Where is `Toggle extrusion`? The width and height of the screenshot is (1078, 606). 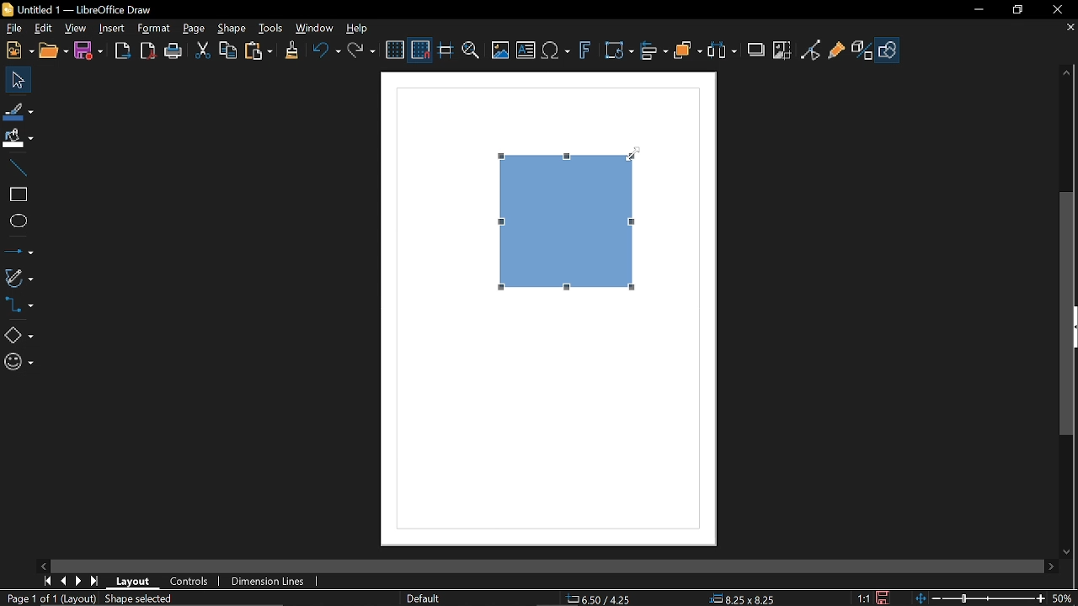
Toggle extrusion is located at coordinates (862, 52).